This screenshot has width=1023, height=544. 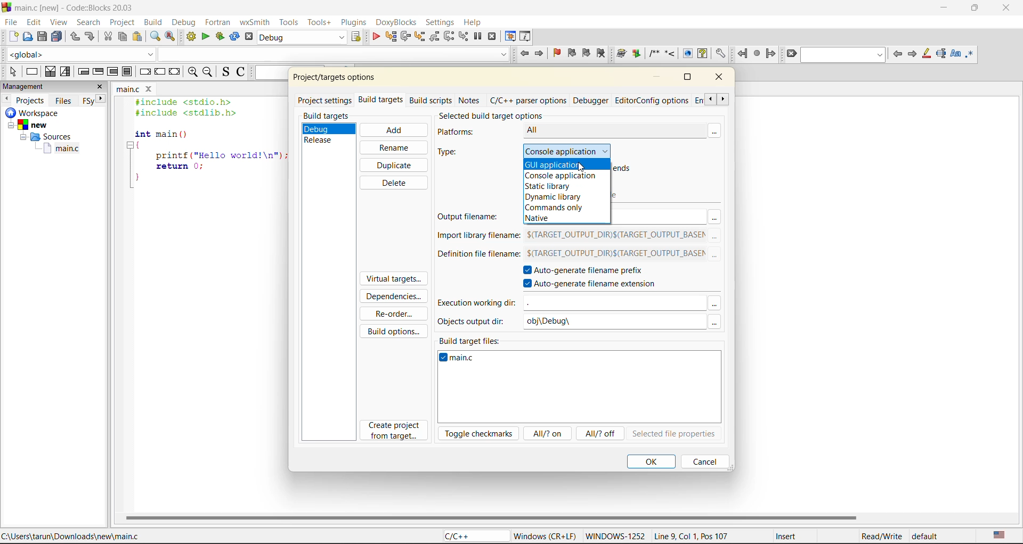 I want to click on gui application, so click(x=565, y=163).